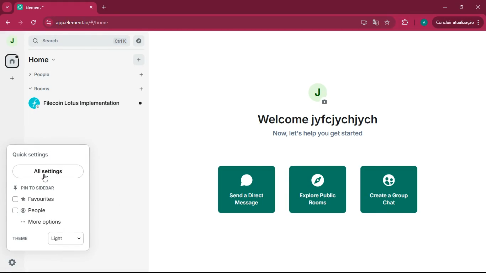 The width and height of the screenshot is (486, 273). Describe the element at coordinates (75, 89) in the screenshot. I see `rooms` at that location.